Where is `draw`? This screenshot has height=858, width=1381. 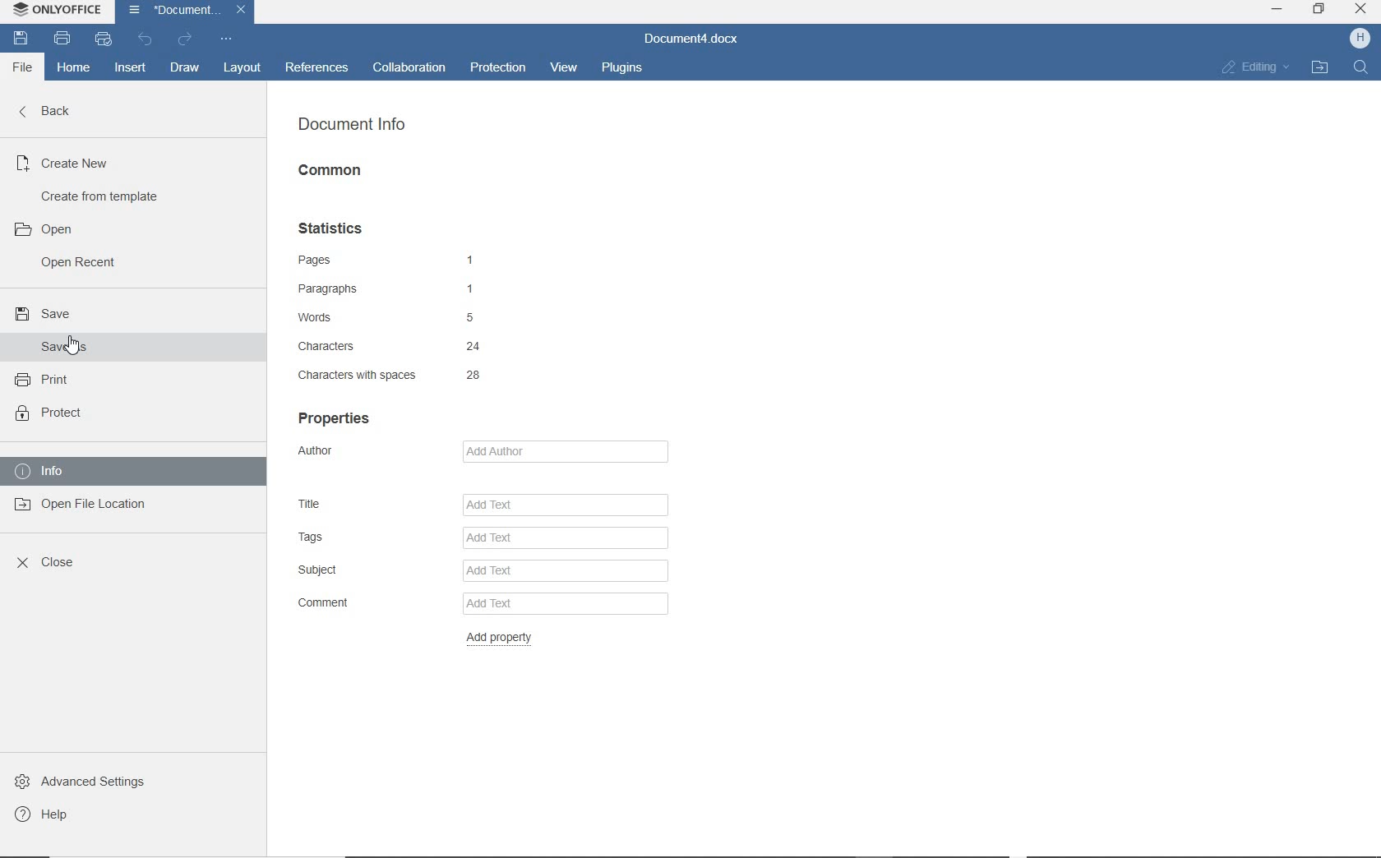
draw is located at coordinates (185, 67).